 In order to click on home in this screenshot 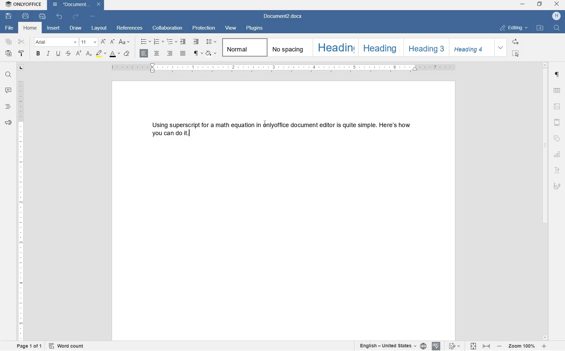, I will do `click(31, 28)`.